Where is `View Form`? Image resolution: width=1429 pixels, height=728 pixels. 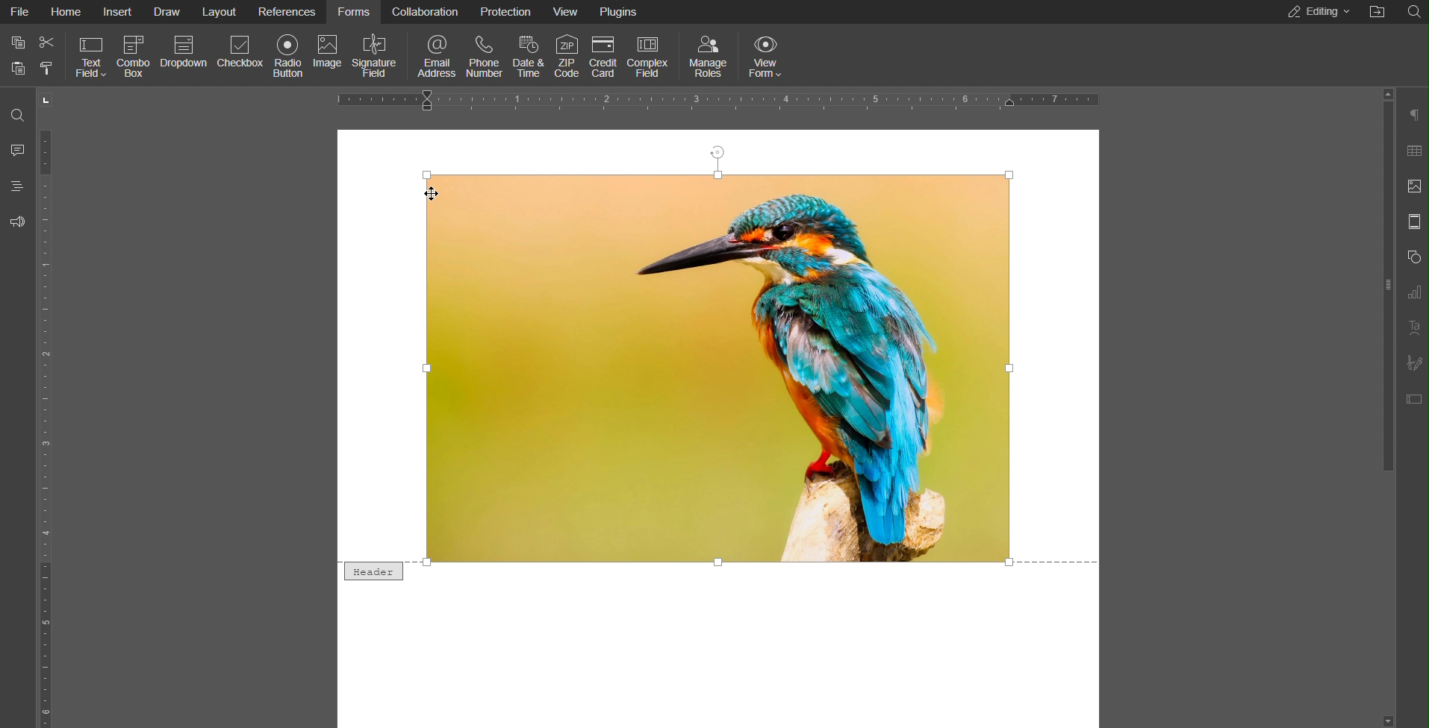 View Form is located at coordinates (764, 54).